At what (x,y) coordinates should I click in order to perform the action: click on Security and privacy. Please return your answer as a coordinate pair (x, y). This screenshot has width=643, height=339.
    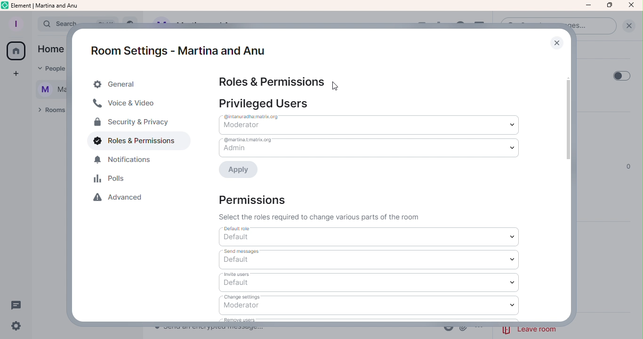
    Looking at the image, I should click on (131, 123).